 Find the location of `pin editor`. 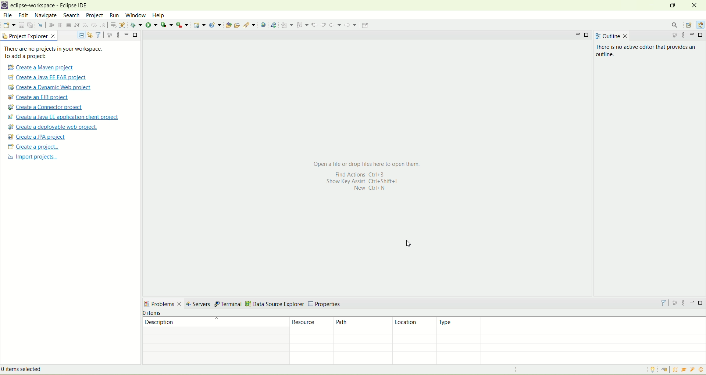

pin editor is located at coordinates (394, 26).